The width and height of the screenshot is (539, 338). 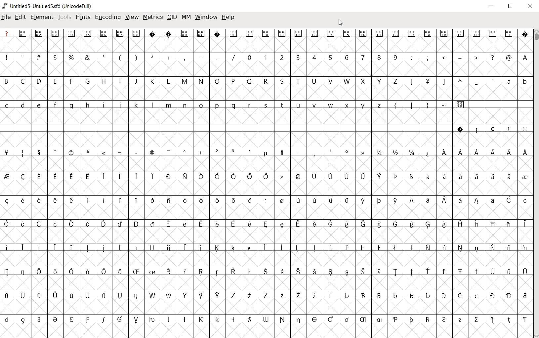 I want to click on Symbol, so click(x=23, y=153).